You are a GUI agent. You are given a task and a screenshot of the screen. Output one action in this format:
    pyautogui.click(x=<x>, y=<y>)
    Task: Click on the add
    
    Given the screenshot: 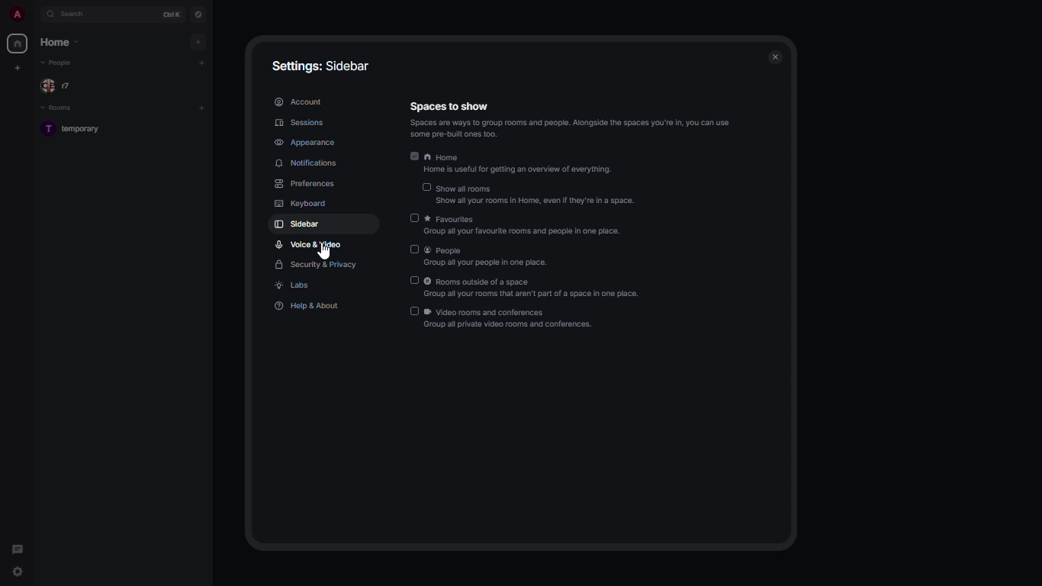 What is the action you would take?
    pyautogui.click(x=201, y=107)
    